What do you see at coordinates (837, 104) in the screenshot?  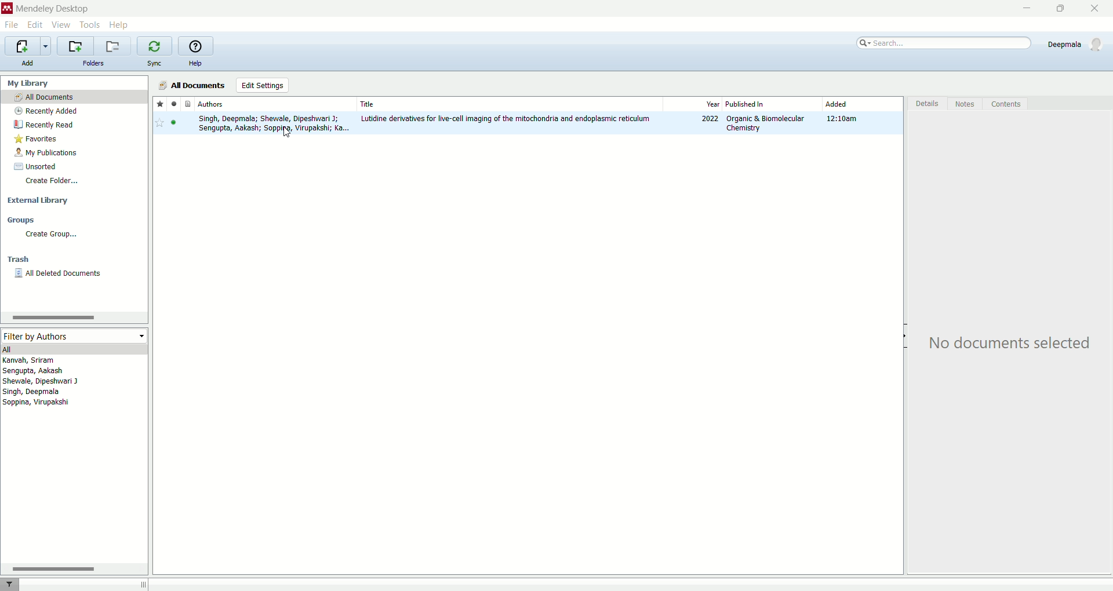 I see `added` at bounding box center [837, 104].